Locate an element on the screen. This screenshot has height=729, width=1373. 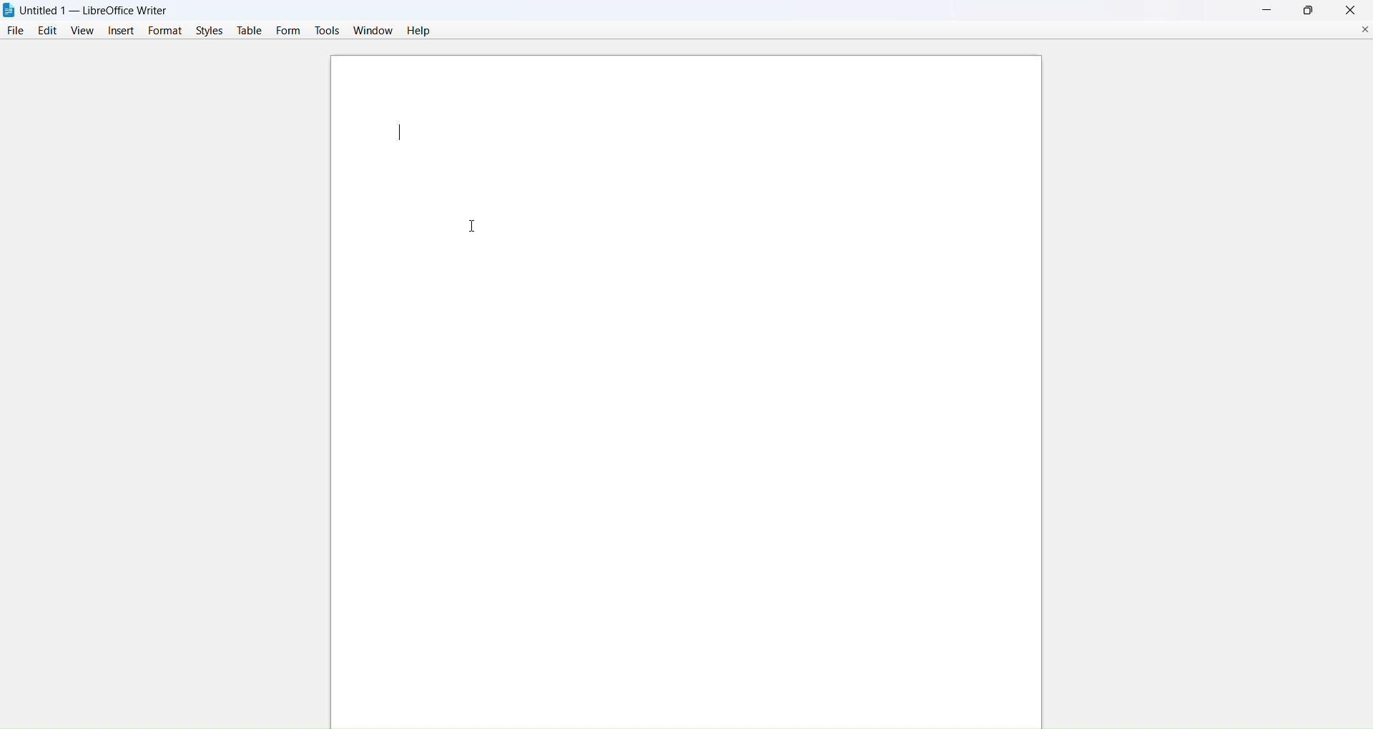
format is located at coordinates (167, 31).